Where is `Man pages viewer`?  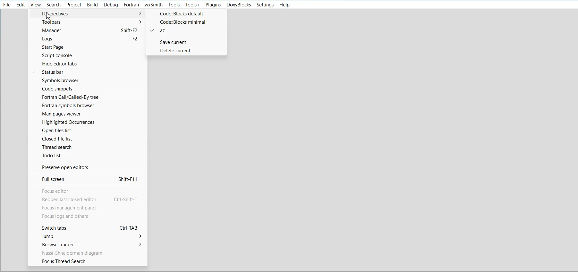
Man pages viewer is located at coordinates (87, 114).